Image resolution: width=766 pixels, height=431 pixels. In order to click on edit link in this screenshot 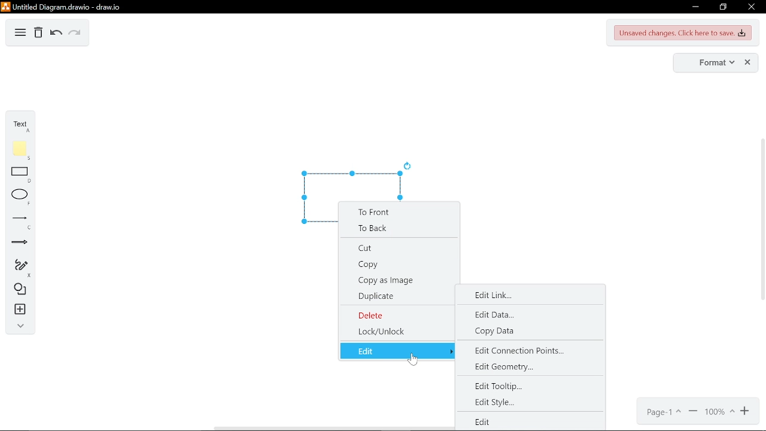, I will do `click(497, 295)`.